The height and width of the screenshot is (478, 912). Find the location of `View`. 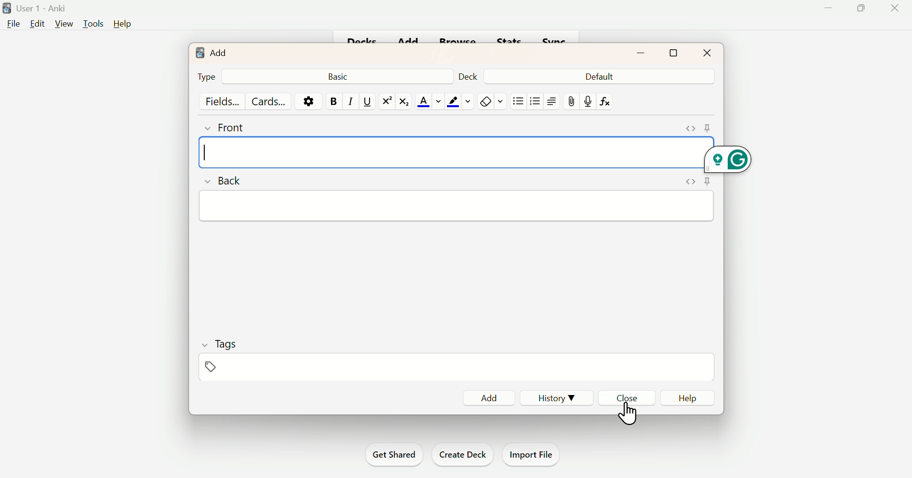

View is located at coordinates (63, 24).